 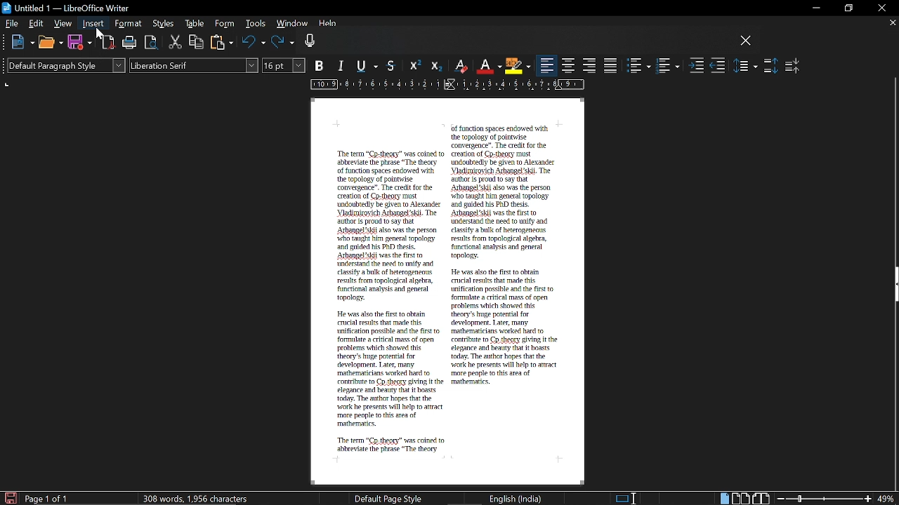 What do you see at coordinates (291, 25) in the screenshot?
I see `Window` at bounding box center [291, 25].